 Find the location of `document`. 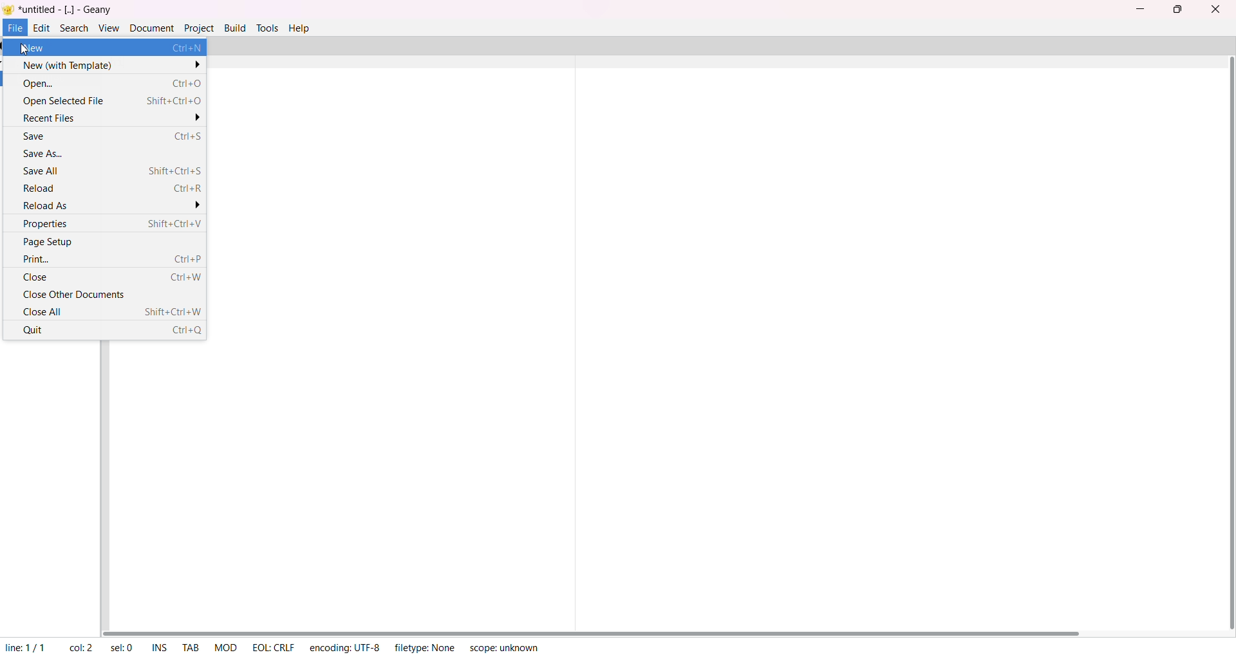

document is located at coordinates (151, 27).